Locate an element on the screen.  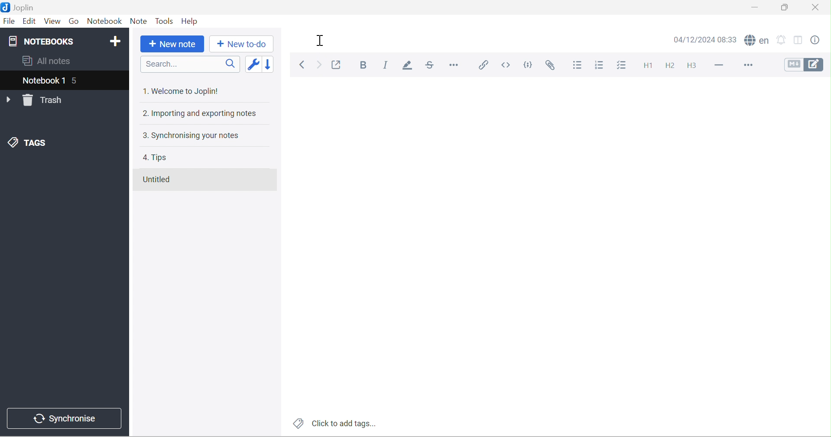
Attach file is located at coordinates (552, 66).